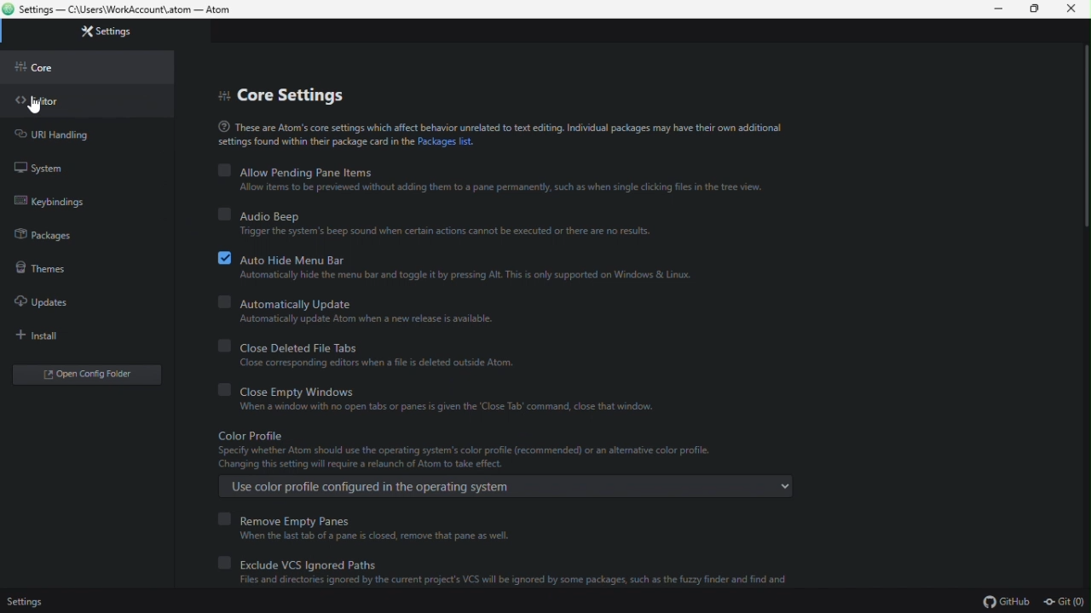  What do you see at coordinates (376, 538) in the screenshot?
I see `When the last tab of a pane is closed, remove that pane as well.` at bounding box center [376, 538].